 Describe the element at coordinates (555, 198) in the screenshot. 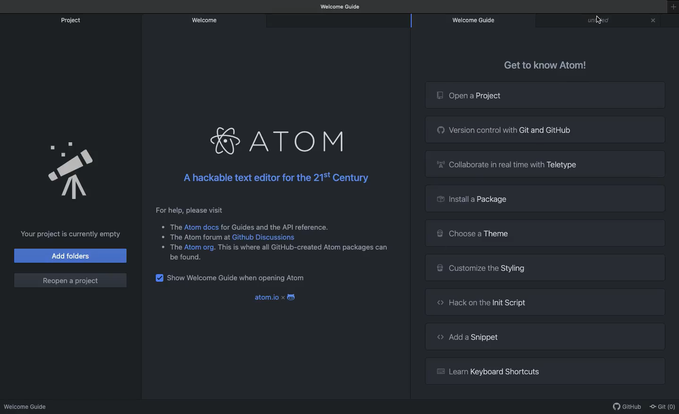

I see `Install a package` at that location.